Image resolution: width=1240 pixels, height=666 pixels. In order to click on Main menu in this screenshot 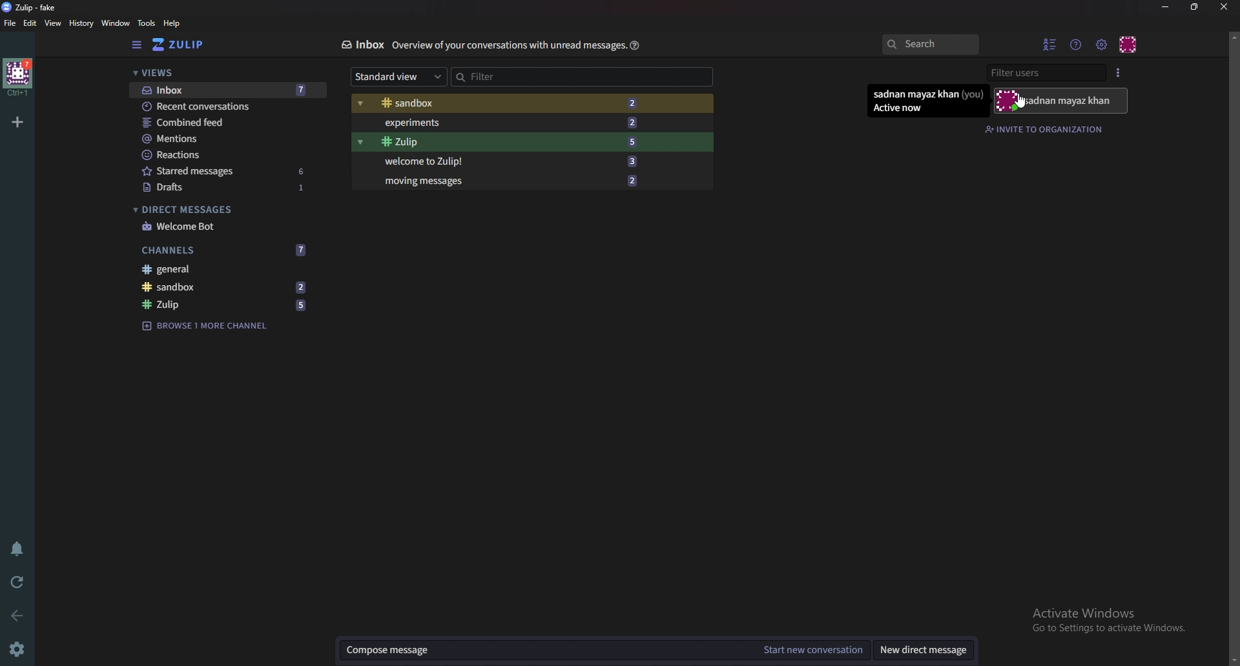, I will do `click(1100, 43)`.